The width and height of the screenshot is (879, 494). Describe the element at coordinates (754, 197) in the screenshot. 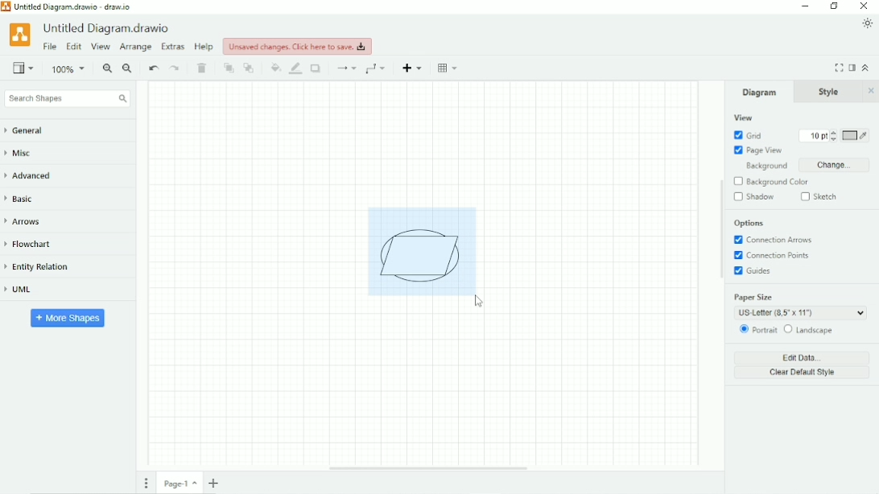

I see `Shadow` at that location.